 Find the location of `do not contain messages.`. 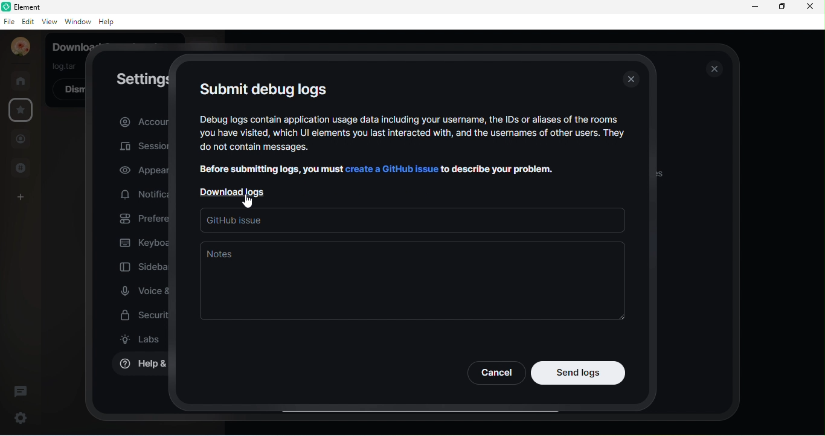

do not contain messages. is located at coordinates (278, 149).